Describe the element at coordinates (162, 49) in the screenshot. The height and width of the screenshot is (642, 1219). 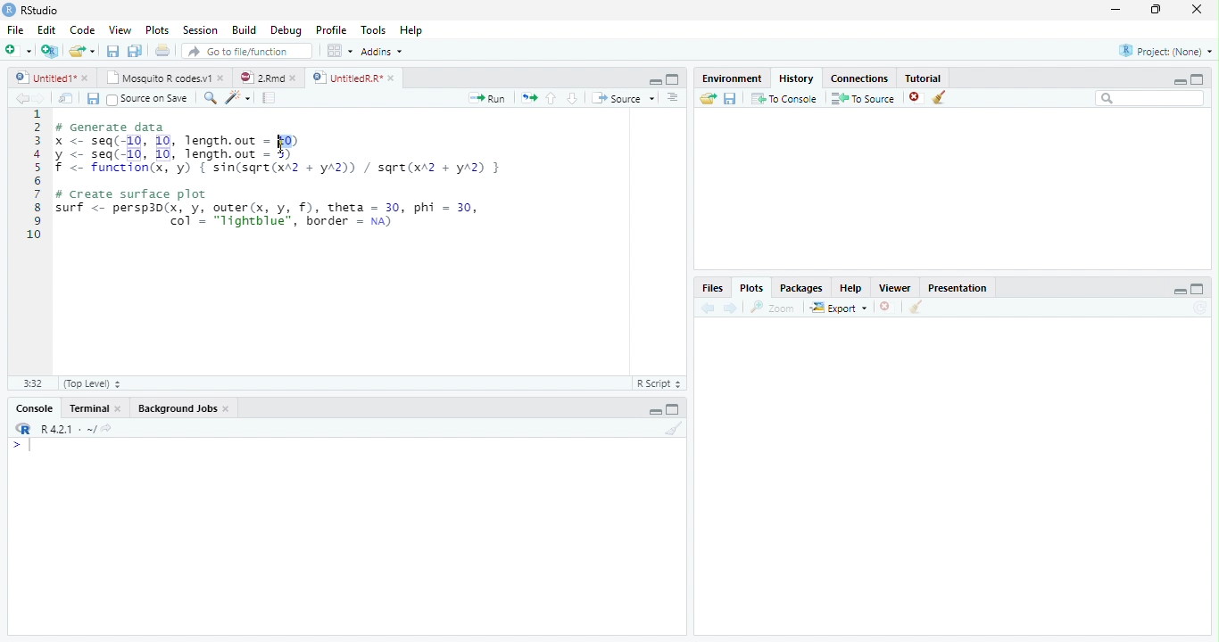
I see `Print the current file` at that location.